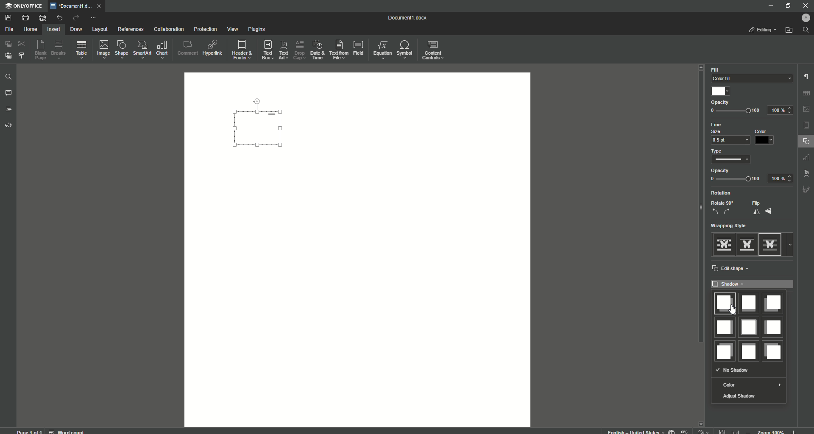  What do you see at coordinates (53, 29) in the screenshot?
I see `Insert` at bounding box center [53, 29].